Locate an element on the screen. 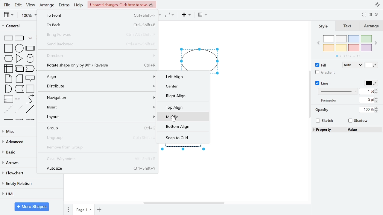 The height and width of the screenshot is (215, 383). ash is located at coordinates (341, 39).